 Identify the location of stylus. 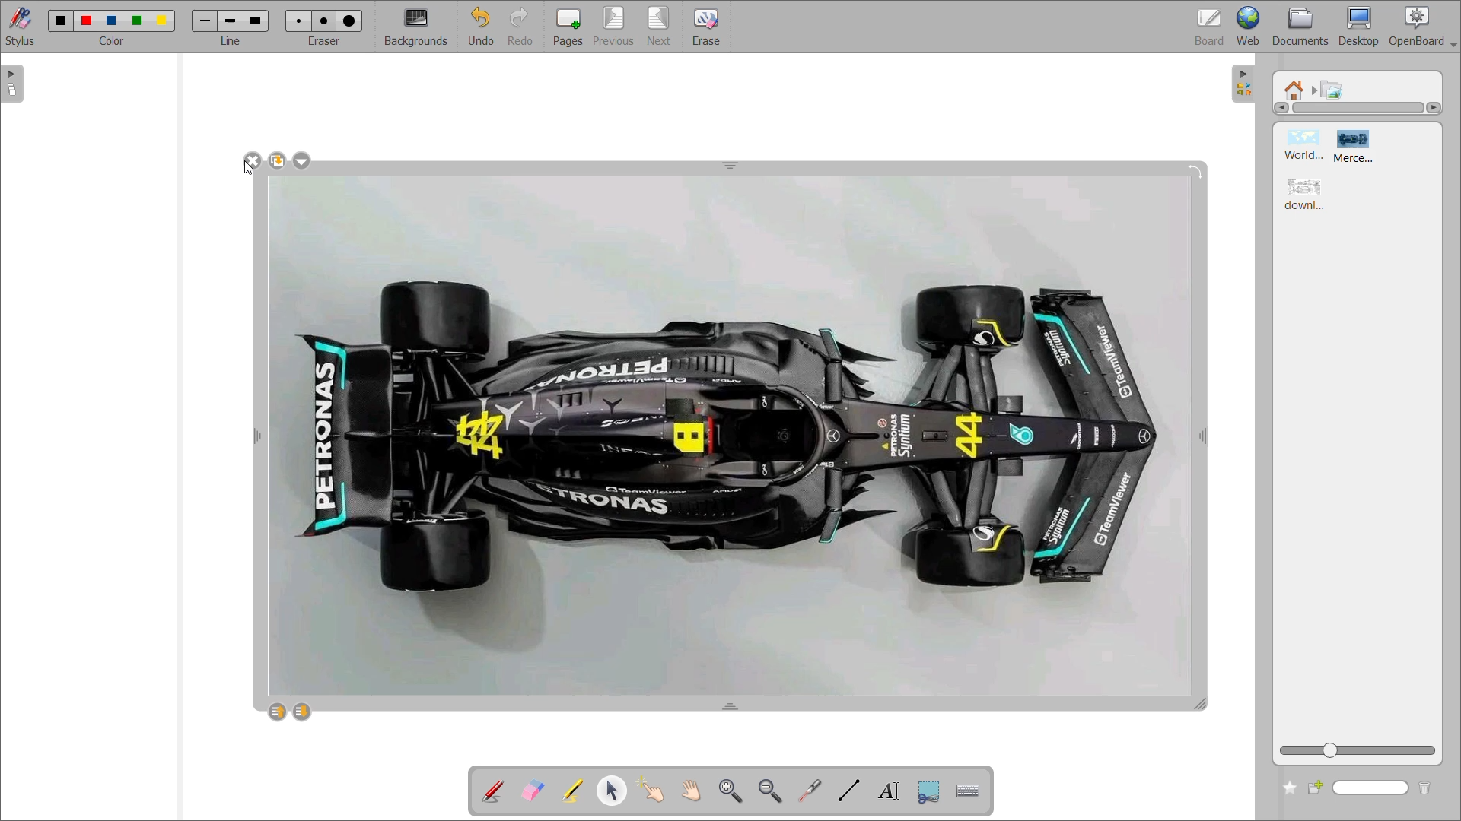
(19, 27).